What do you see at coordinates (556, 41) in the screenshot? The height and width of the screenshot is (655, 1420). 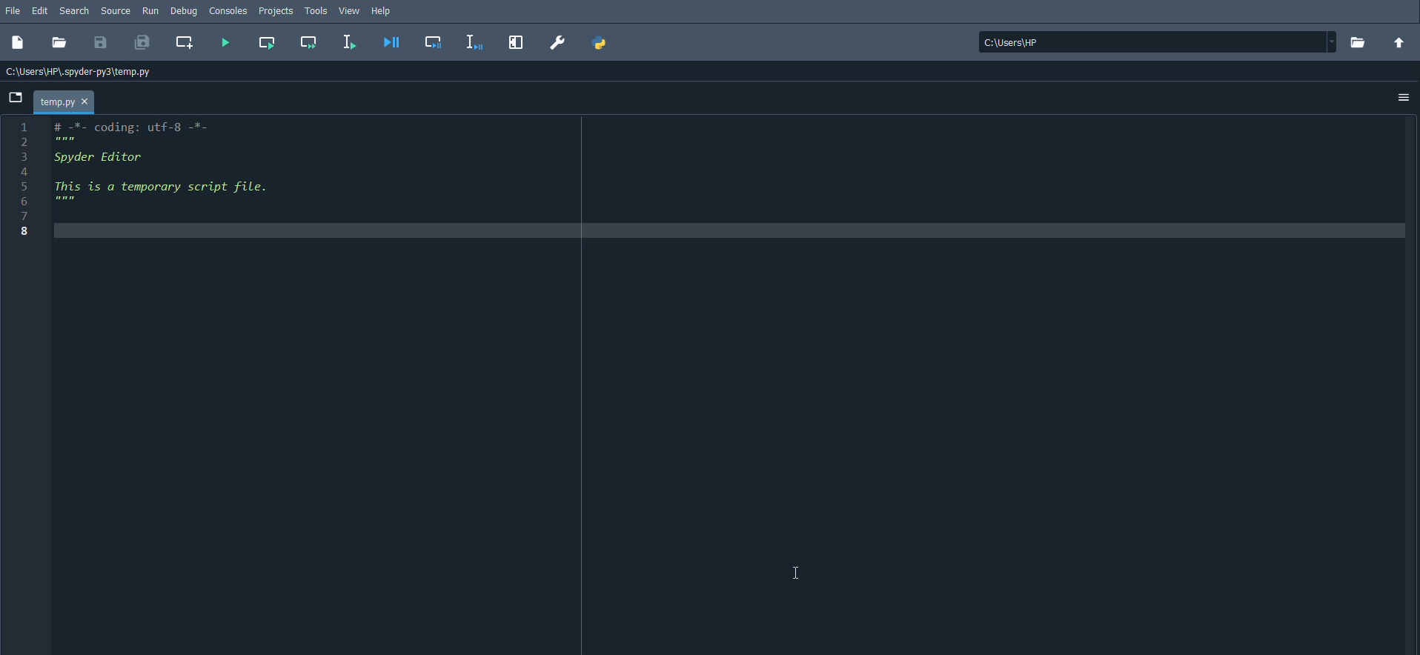 I see `Preferences` at bounding box center [556, 41].